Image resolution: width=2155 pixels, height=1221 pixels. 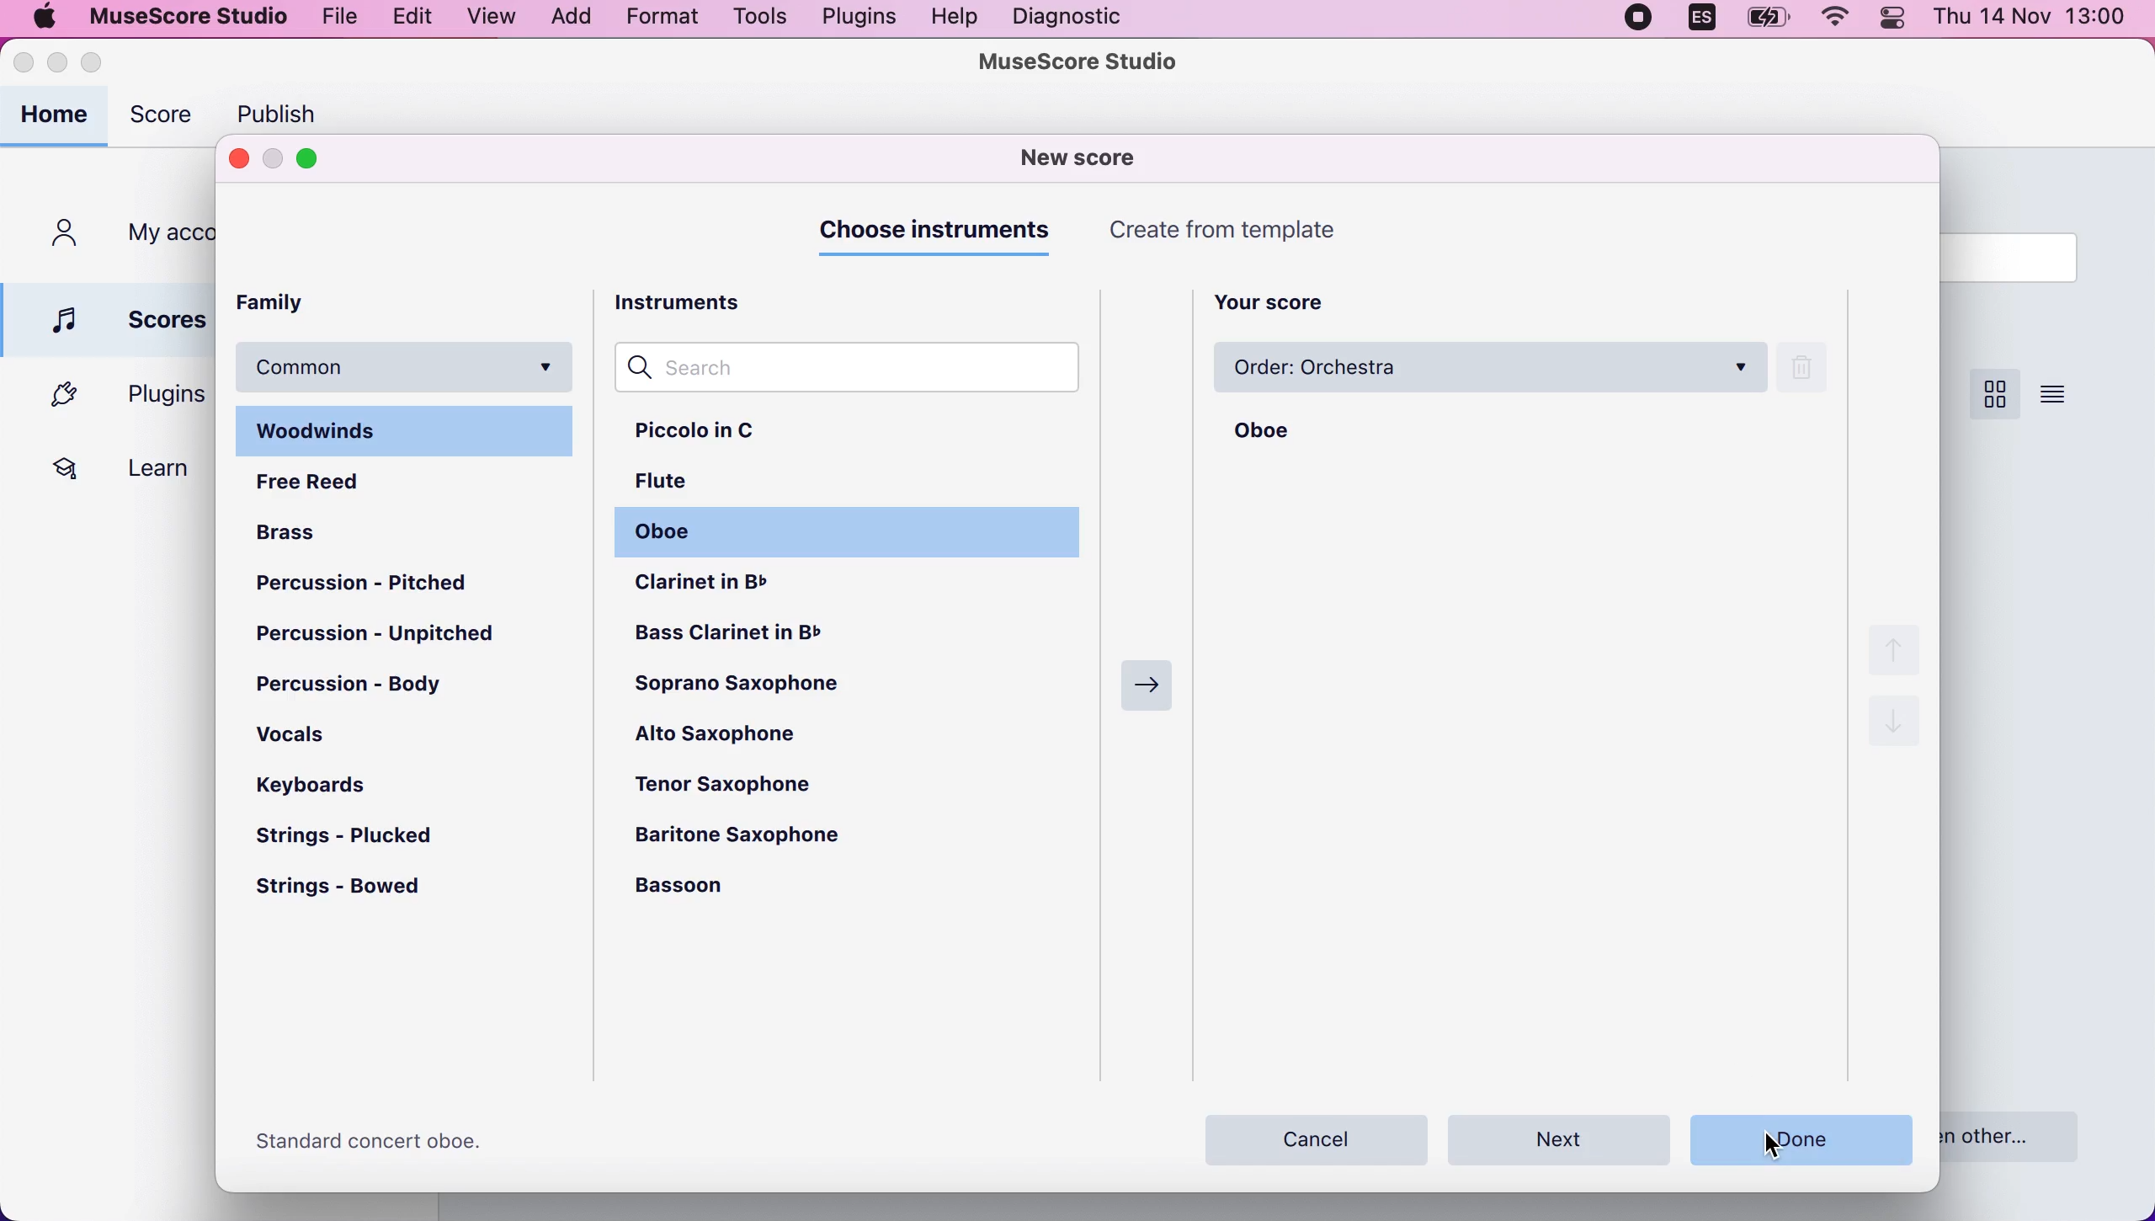 I want to click on diagnostic, so click(x=1067, y=18).